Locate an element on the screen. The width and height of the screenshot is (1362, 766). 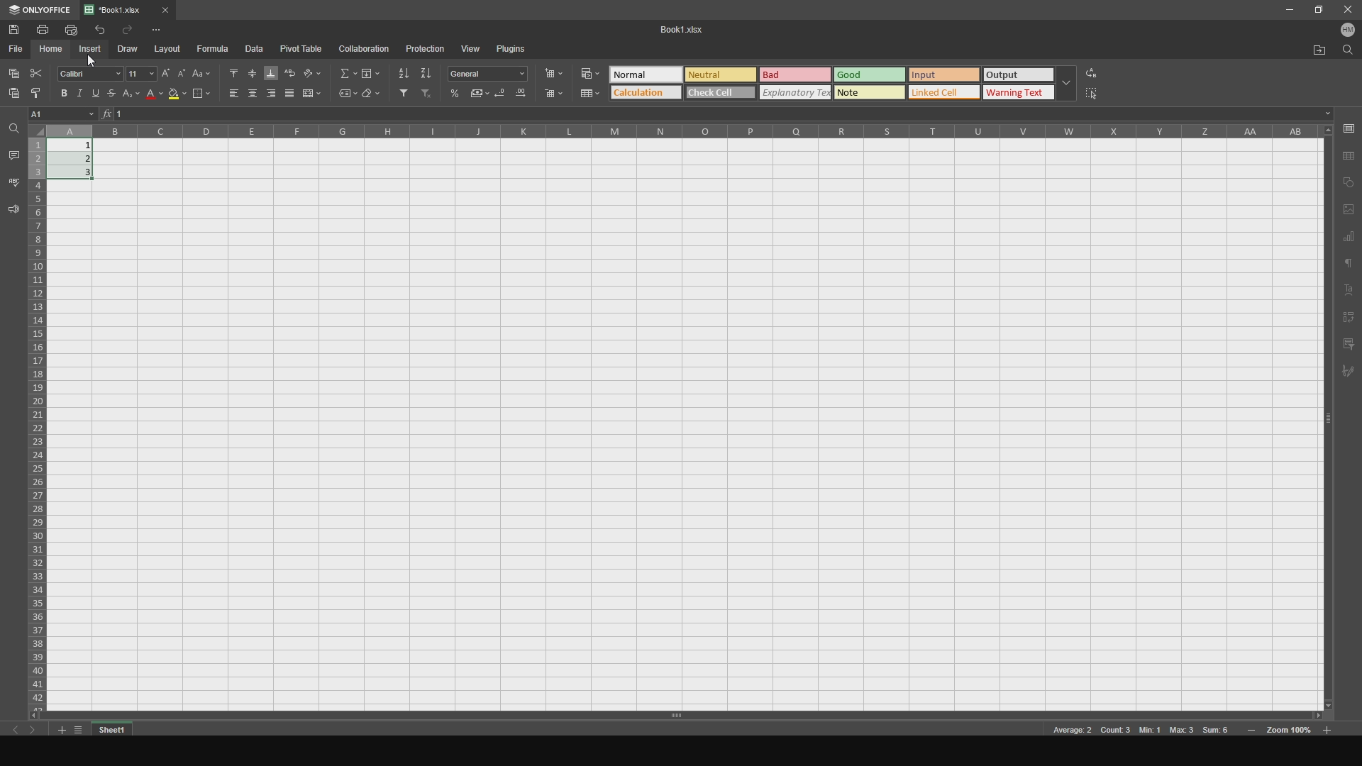
home is located at coordinates (52, 50).